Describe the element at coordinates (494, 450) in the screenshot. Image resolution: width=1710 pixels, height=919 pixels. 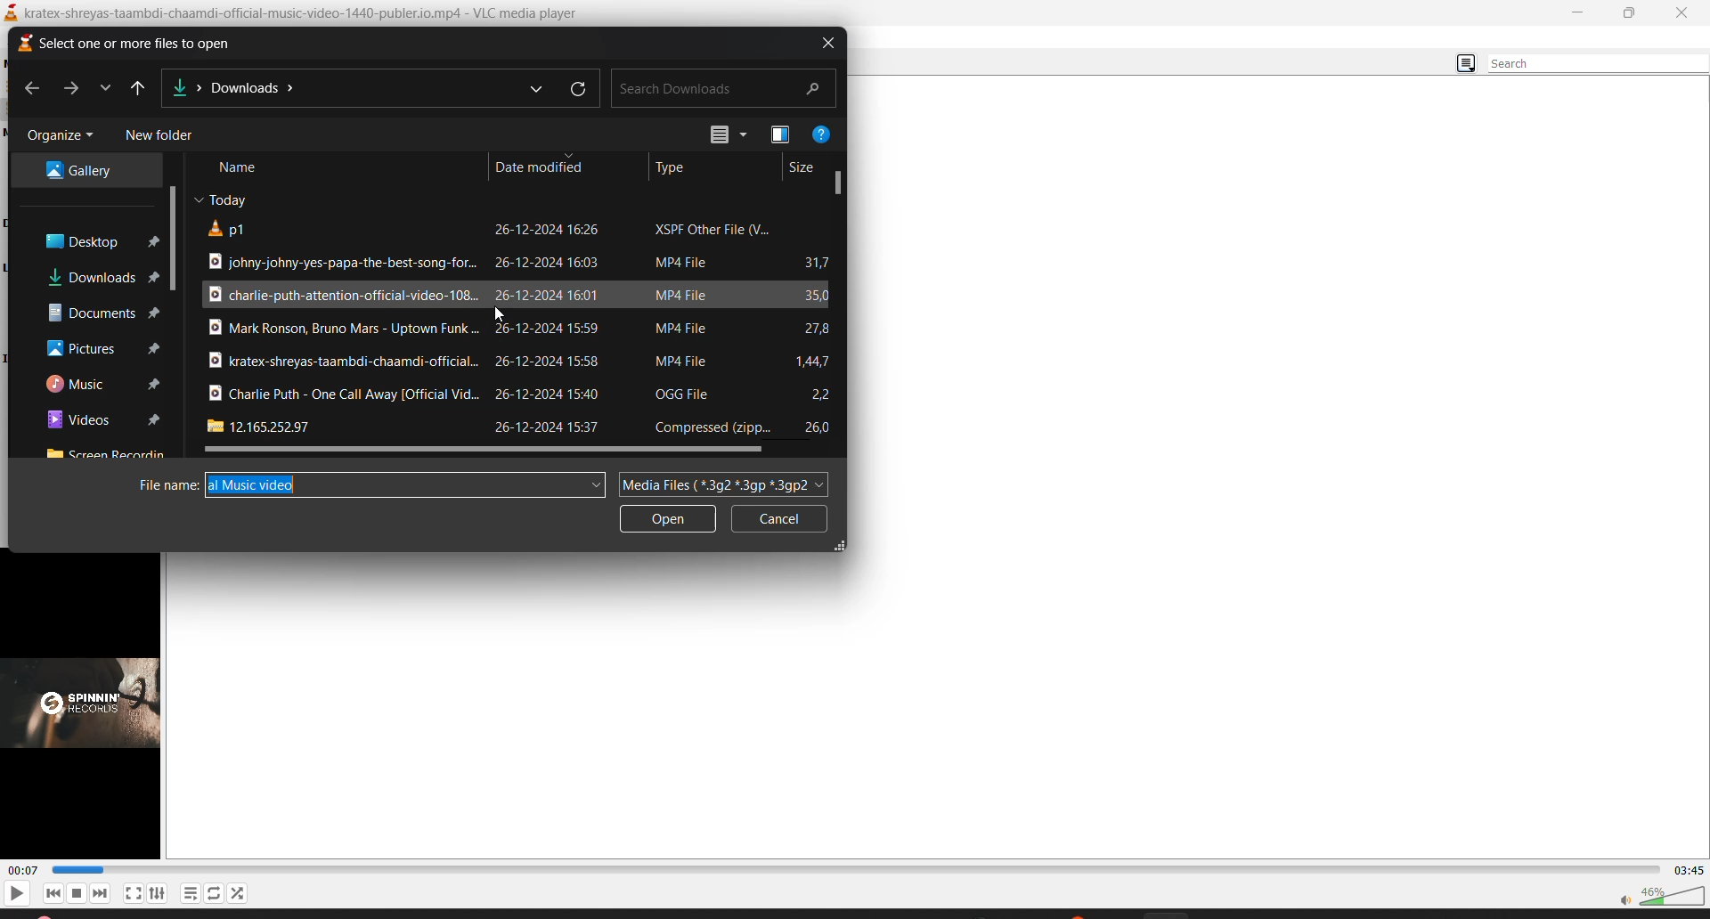
I see `horizontal scroll bar` at that location.